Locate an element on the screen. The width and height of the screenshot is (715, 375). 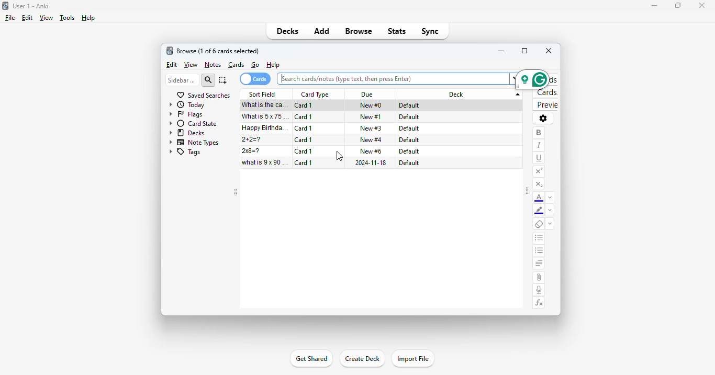
alignment is located at coordinates (539, 264).